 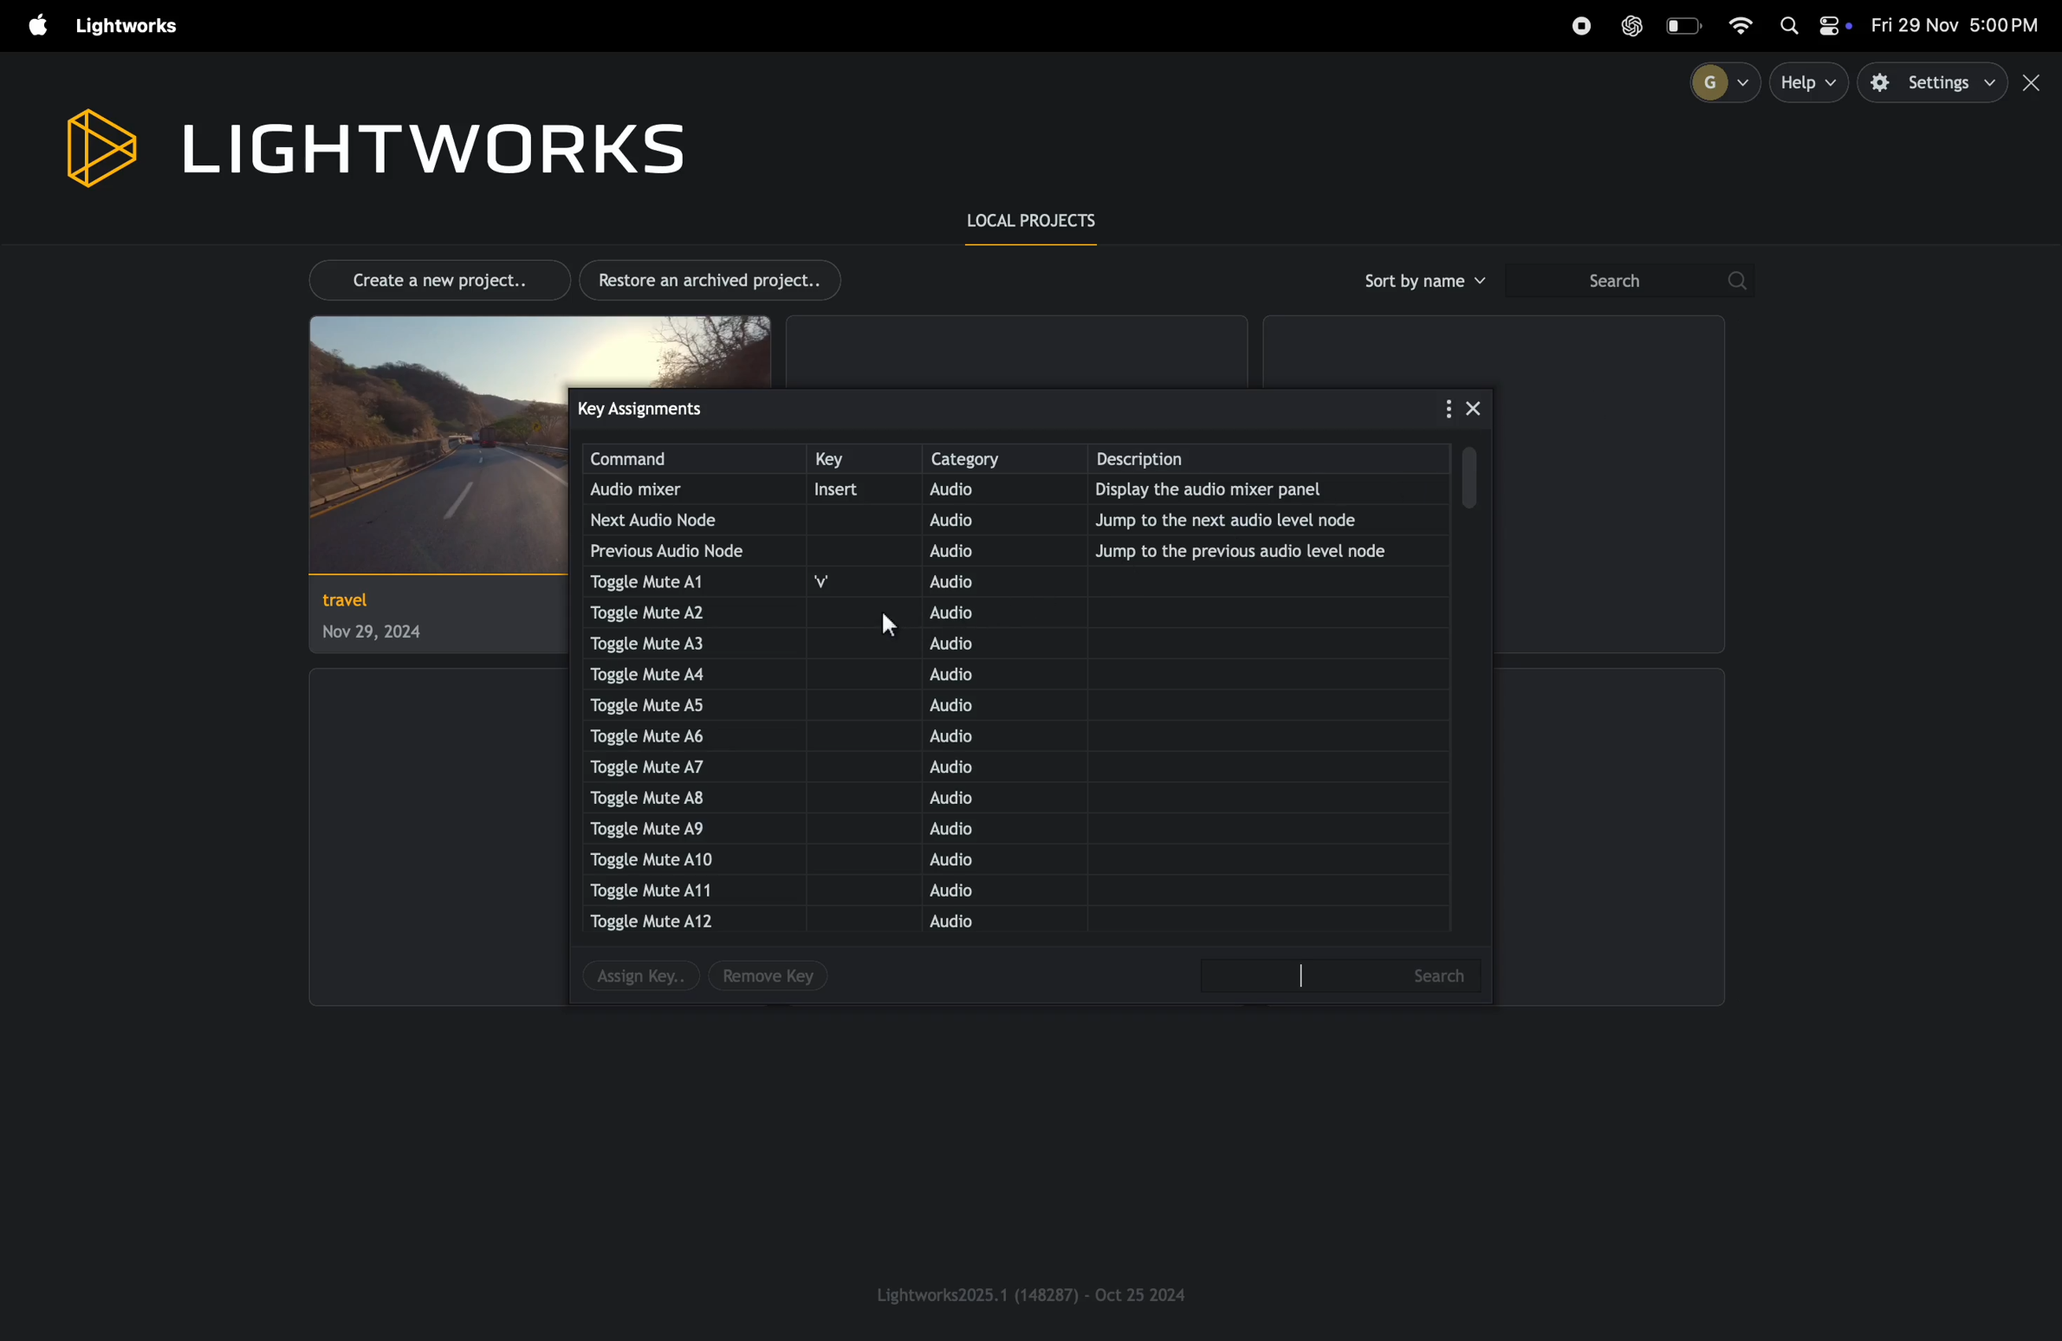 I want to click on light works, so click(x=132, y=27).